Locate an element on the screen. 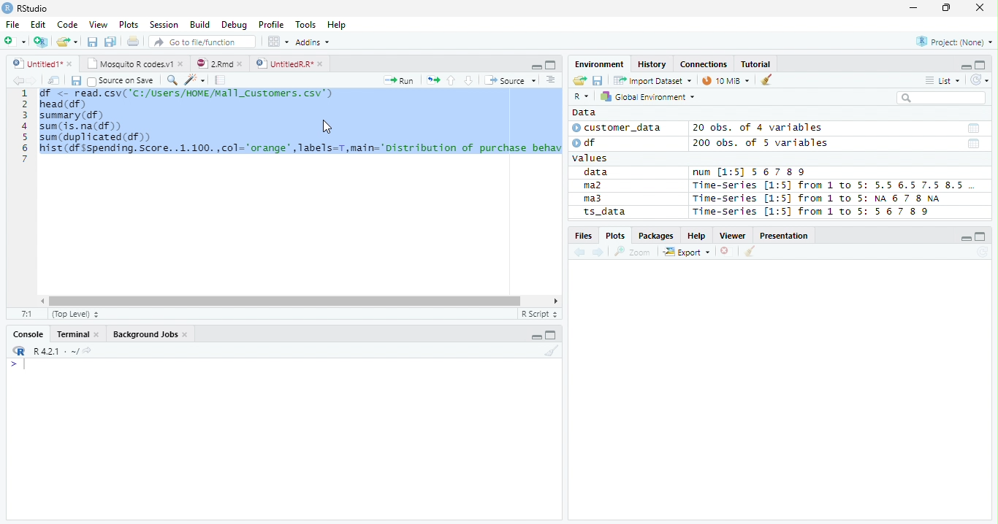 This screenshot has width=998, height=524. Show in new window is located at coordinates (55, 80).